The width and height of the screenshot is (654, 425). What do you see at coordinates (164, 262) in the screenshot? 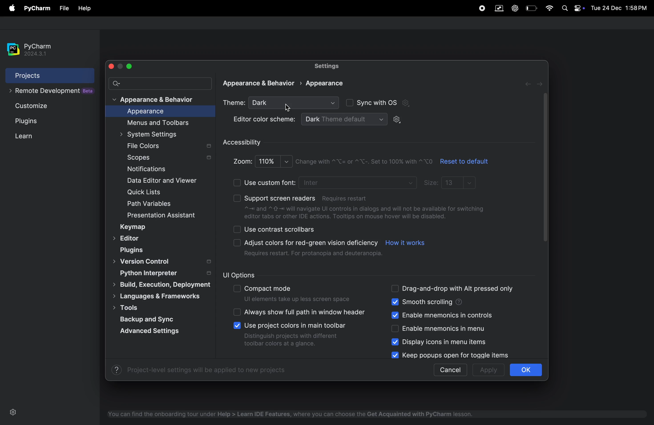
I see `version controls` at bounding box center [164, 262].